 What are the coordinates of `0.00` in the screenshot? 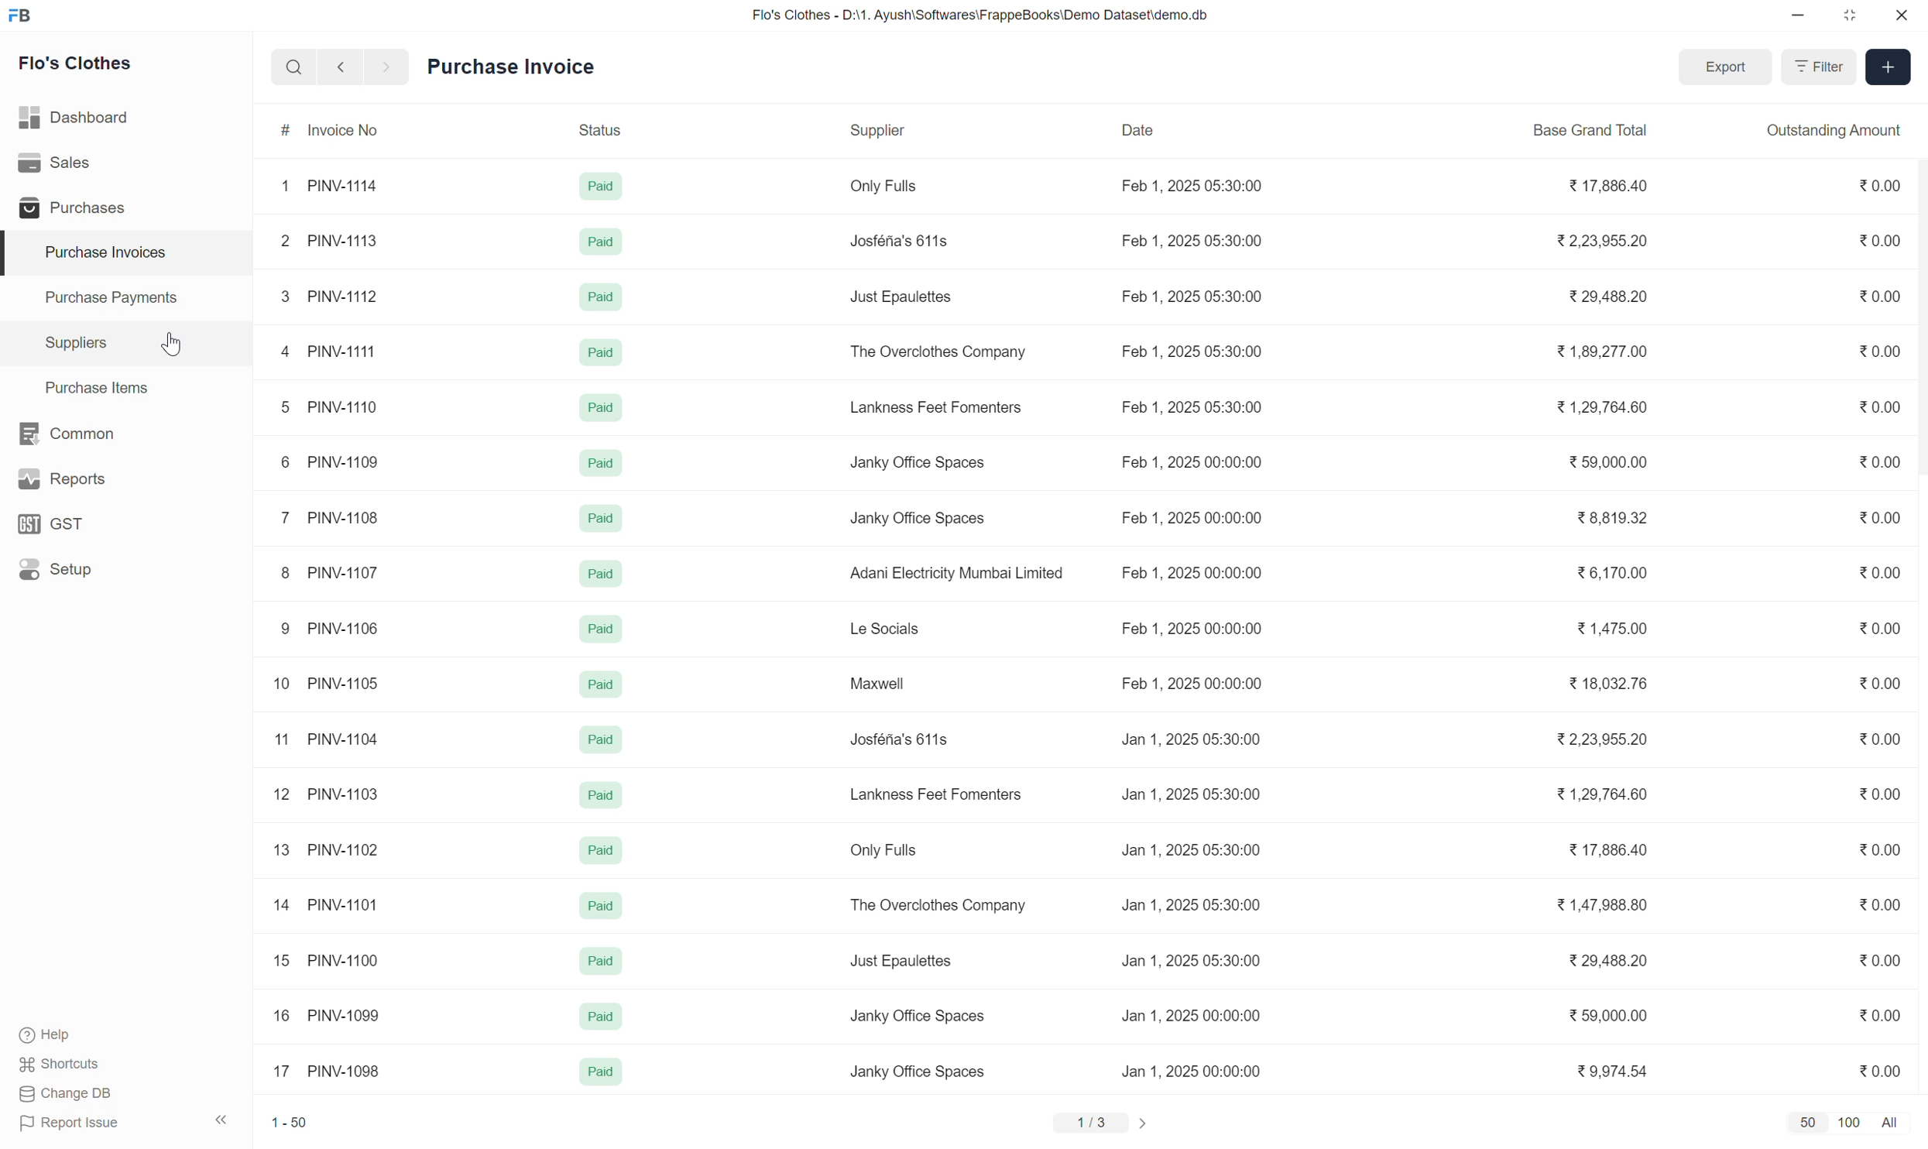 It's located at (1881, 518).